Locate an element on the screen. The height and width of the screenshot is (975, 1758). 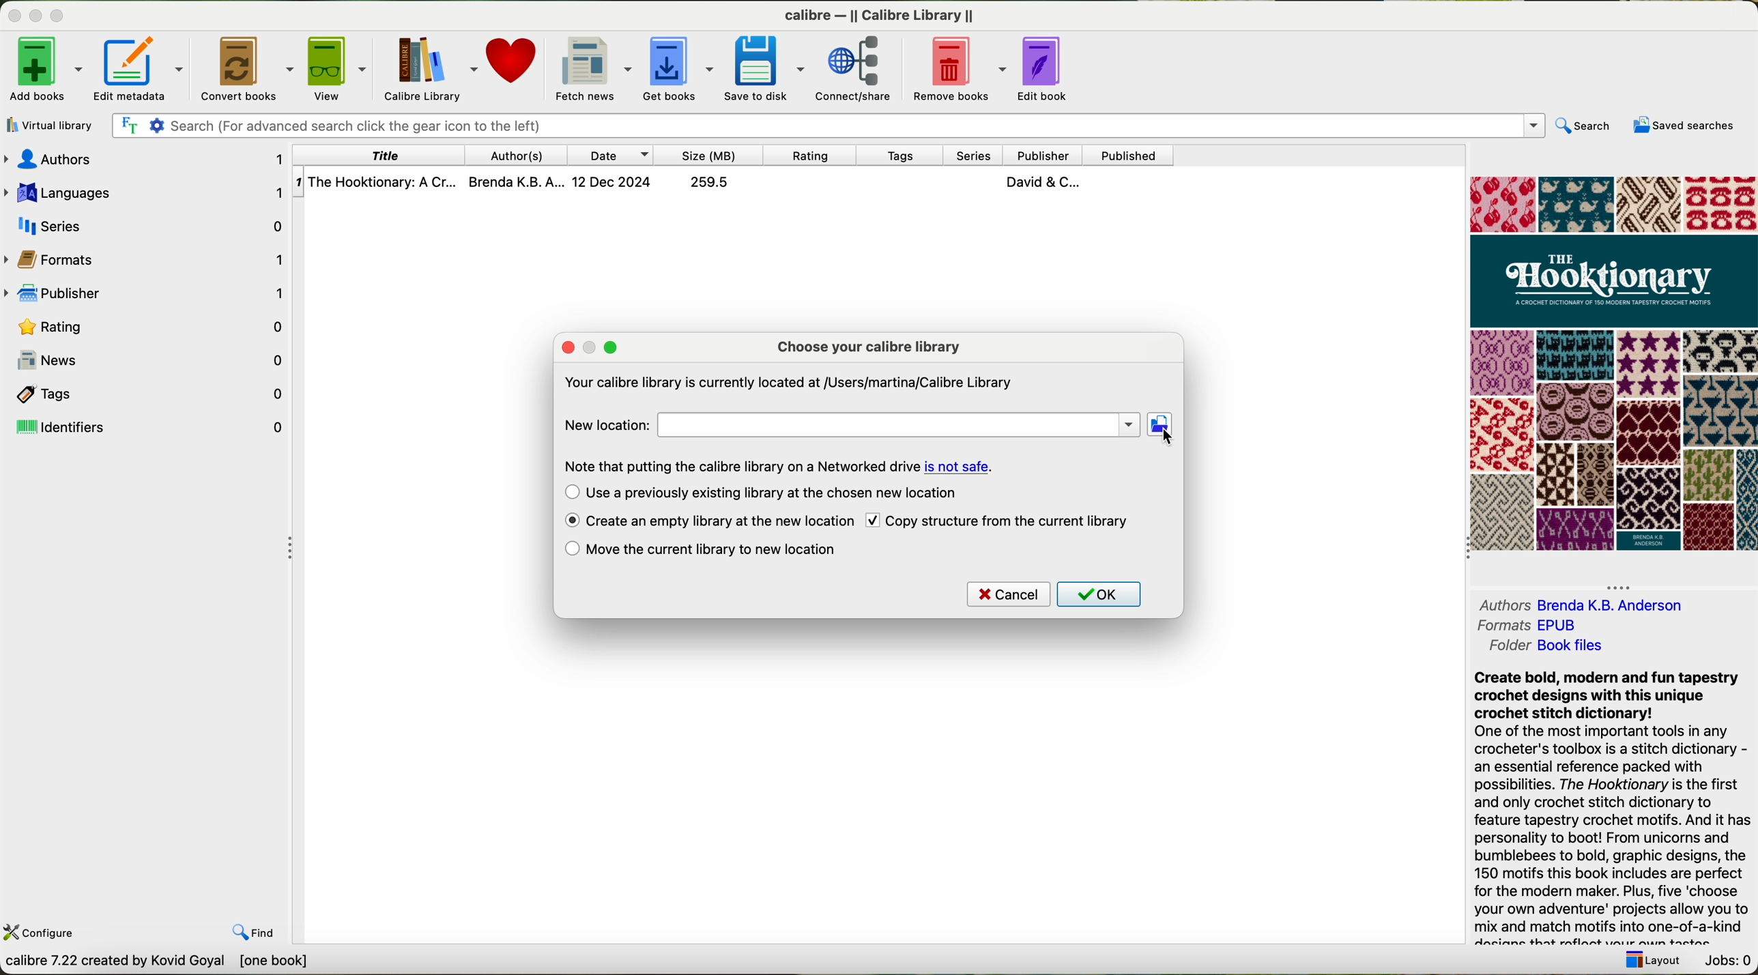
Note that putting the calibre library on a Networked drive is not safe. is located at coordinates (777, 464).